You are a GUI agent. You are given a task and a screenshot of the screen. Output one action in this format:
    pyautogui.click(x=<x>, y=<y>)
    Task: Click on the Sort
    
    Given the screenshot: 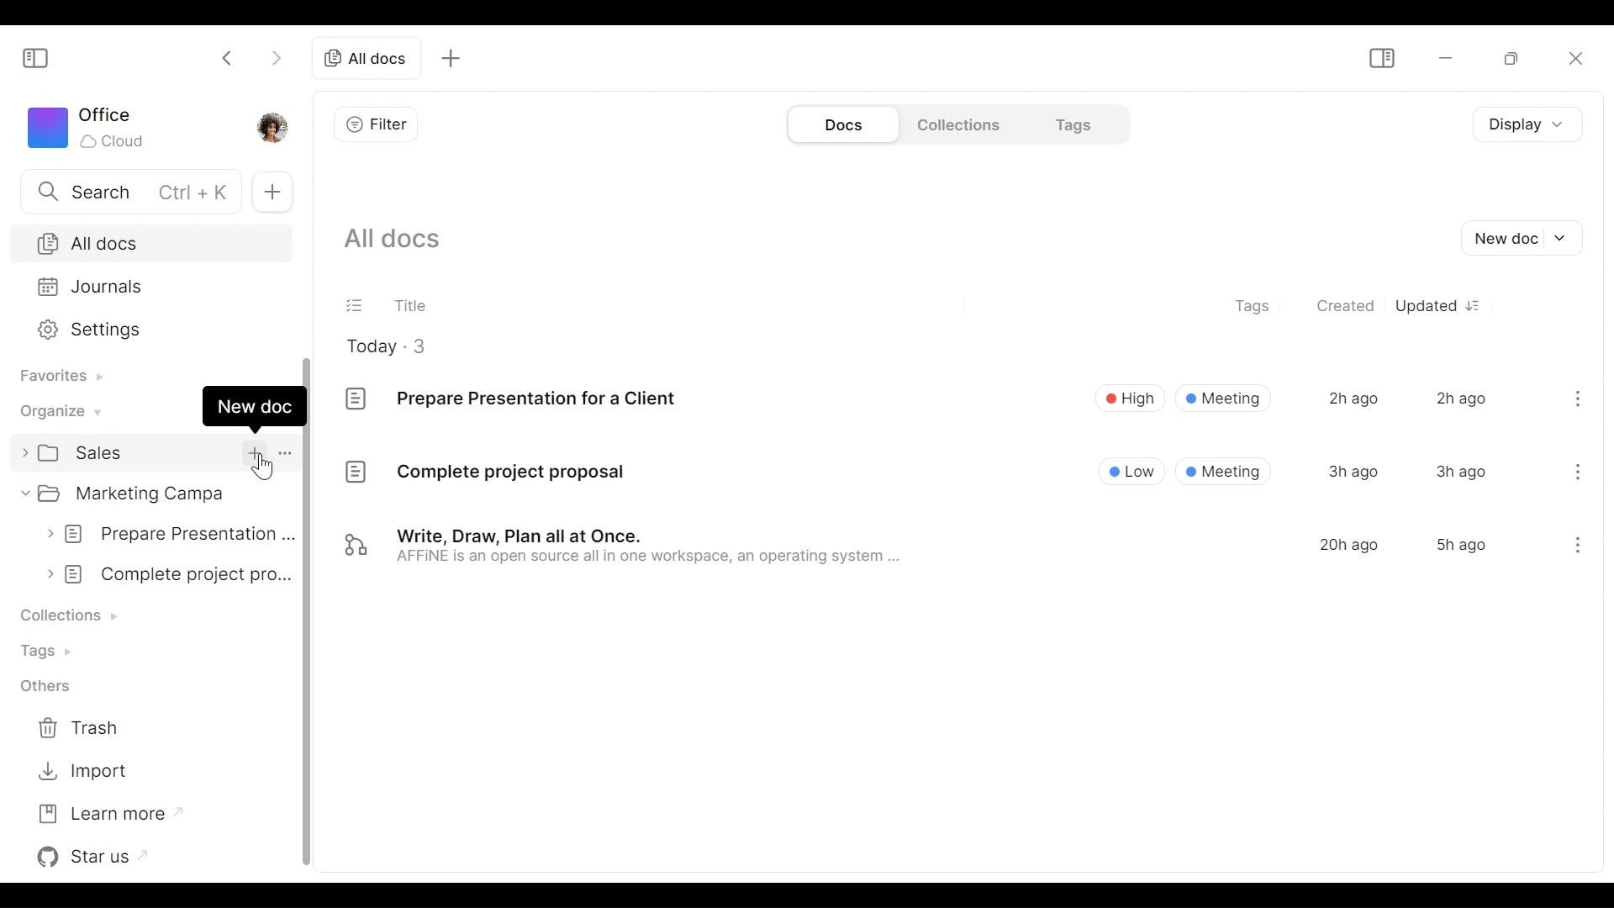 What is the action you would take?
    pyautogui.click(x=1479, y=305)
    